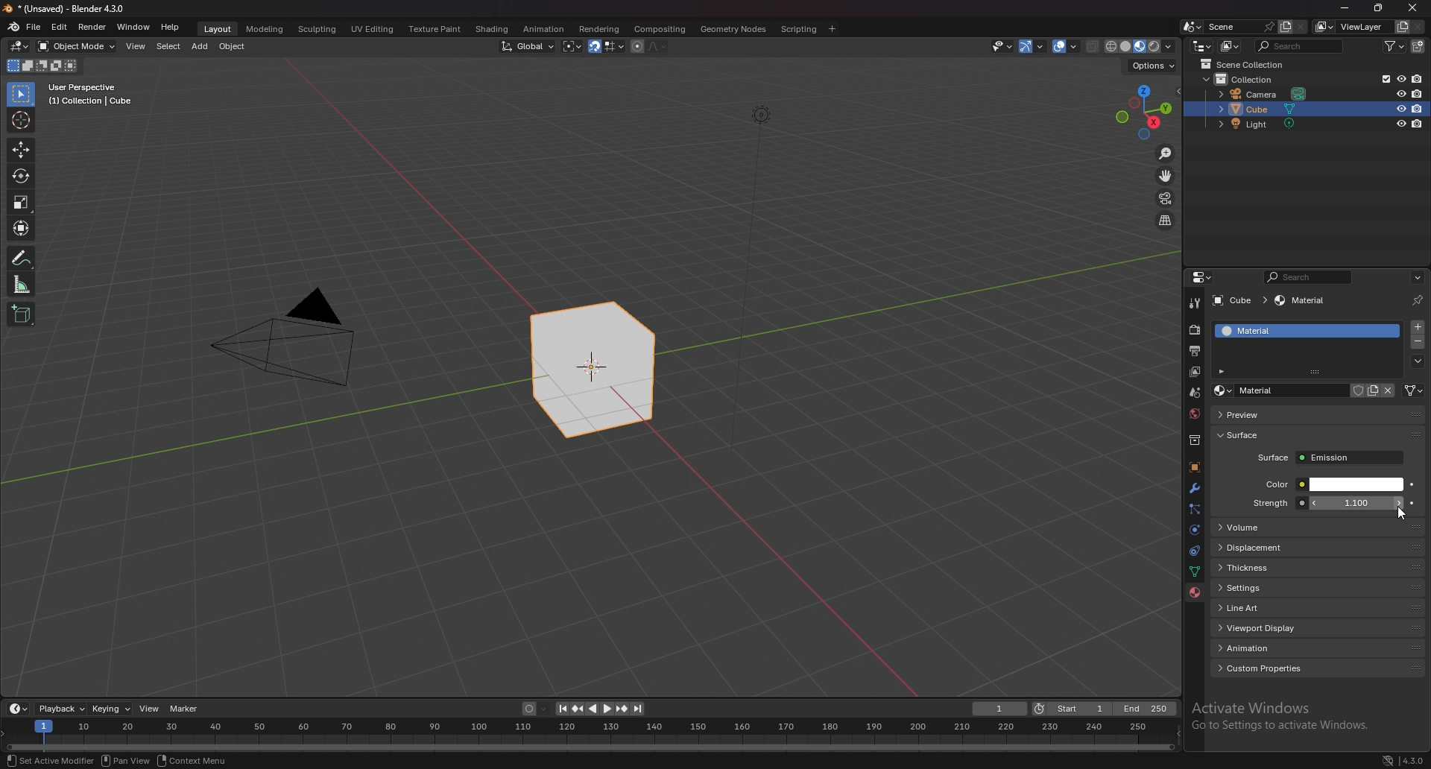 This screenshot has height=769, width=1431. Describe the element at coordinates (1223, 390) in the screenshot. I see `browse material` at that location.